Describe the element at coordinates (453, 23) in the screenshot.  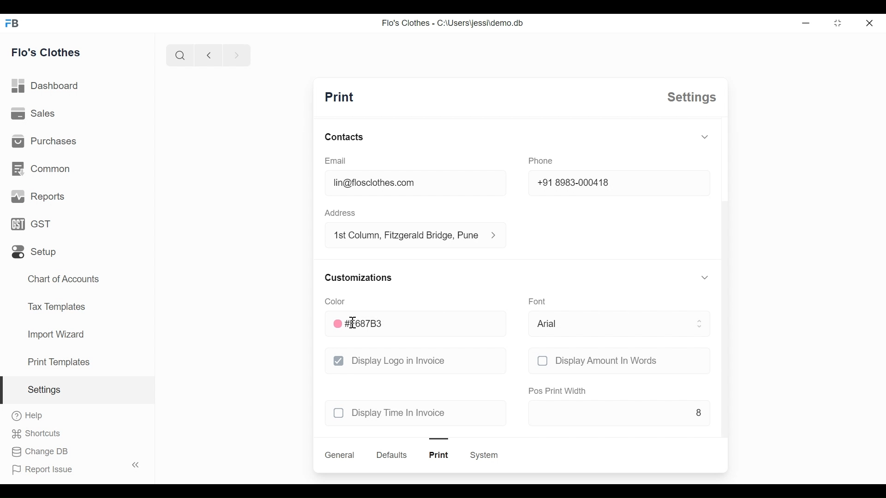
I see `Flo's Clothes - C:\Users\jessi\demo.db` at that location.